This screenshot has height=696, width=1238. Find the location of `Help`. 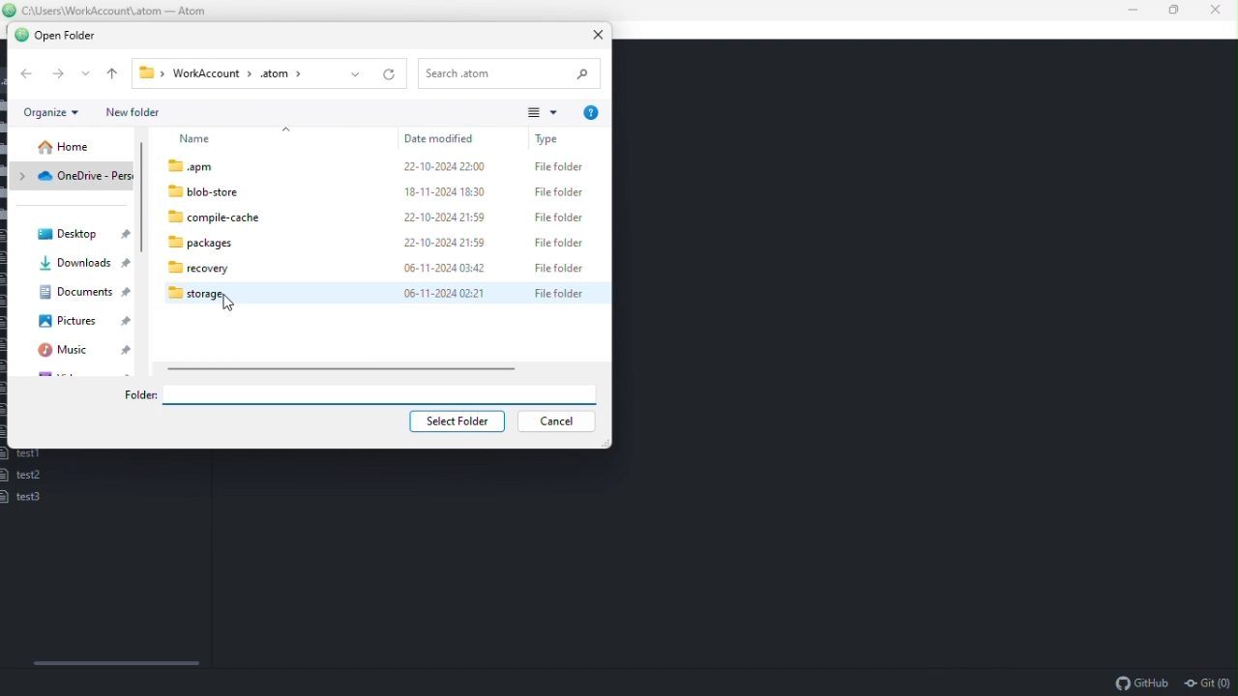

Help is located at coordinates (594, 109).